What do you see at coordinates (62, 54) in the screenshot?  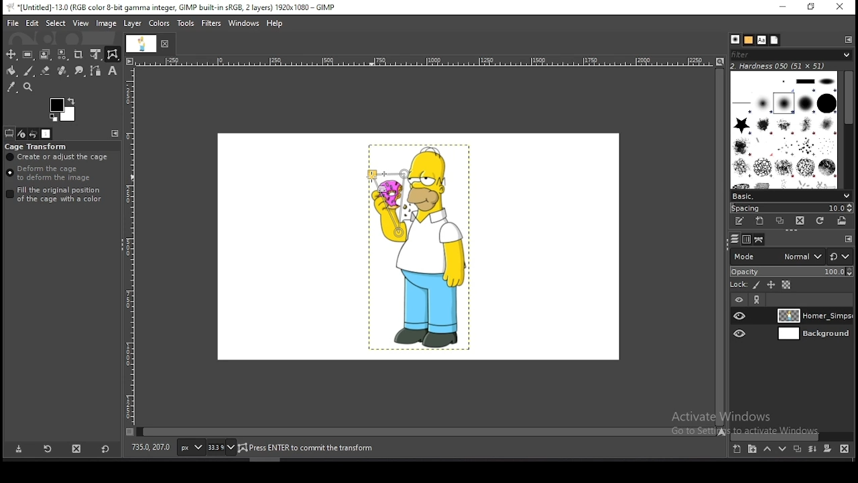 I see `select by color tool` at bounding box center [62, 54].